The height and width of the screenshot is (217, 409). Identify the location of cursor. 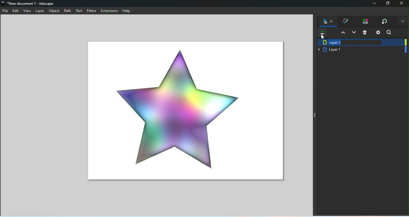
(323, 37).